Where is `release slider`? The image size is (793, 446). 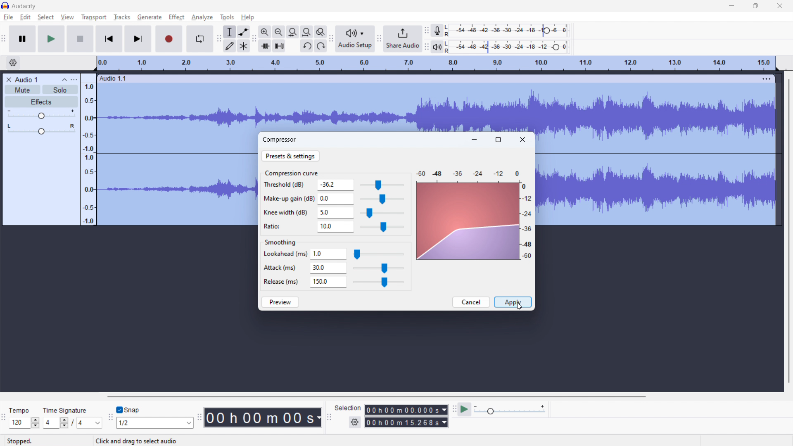 release slider is located at coordinates (378, 282).